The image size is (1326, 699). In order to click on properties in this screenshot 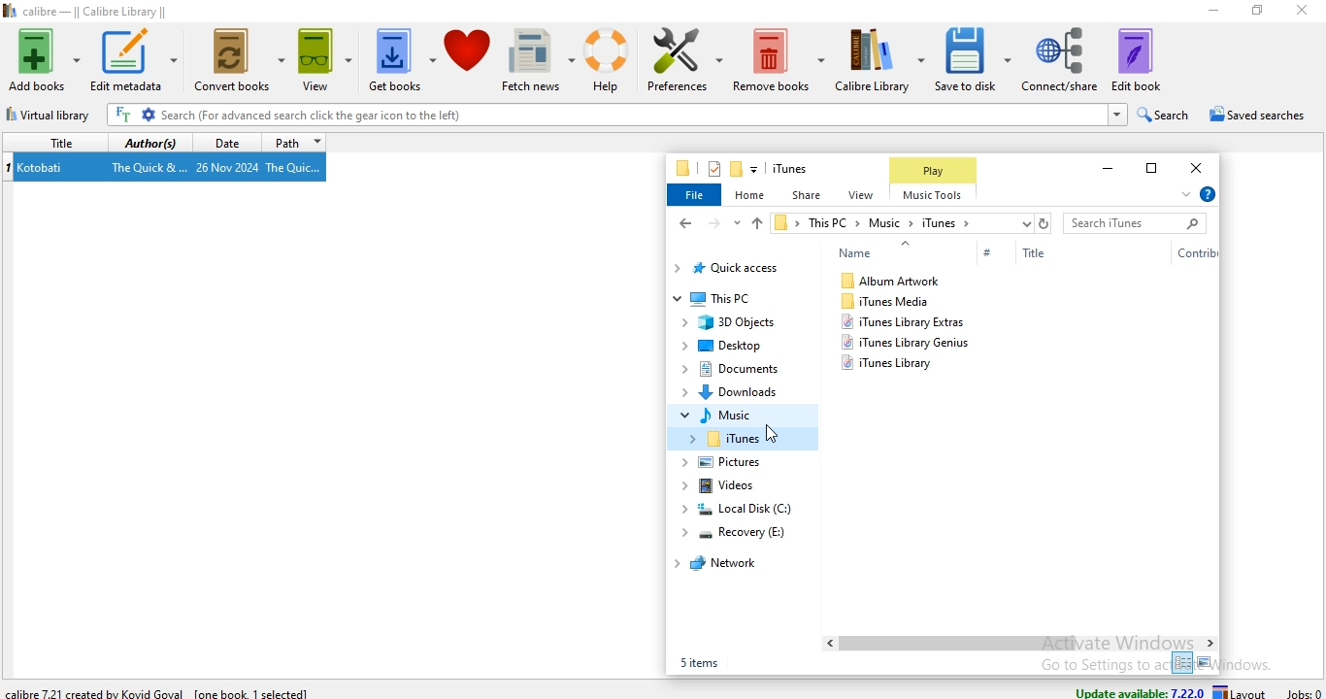, I will do `click(713, 168)`.